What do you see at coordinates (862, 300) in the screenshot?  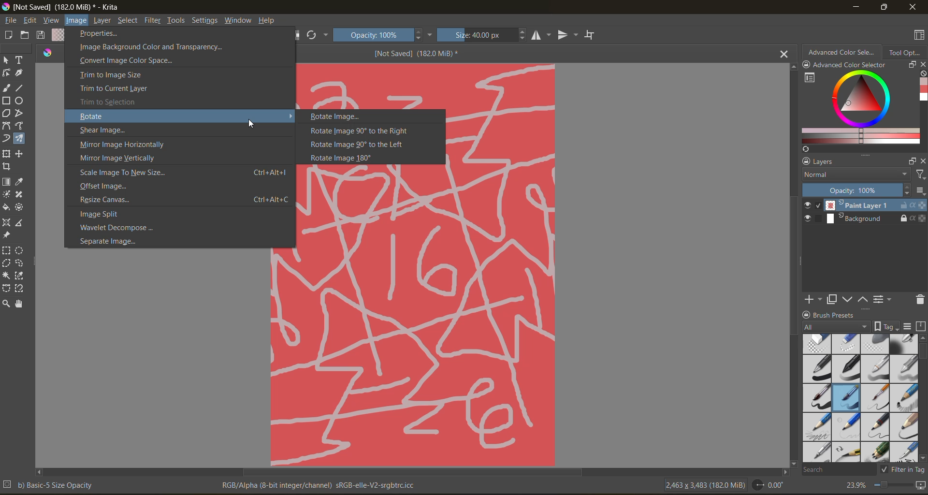 I see `mask up` at bounding box center [862, 300].